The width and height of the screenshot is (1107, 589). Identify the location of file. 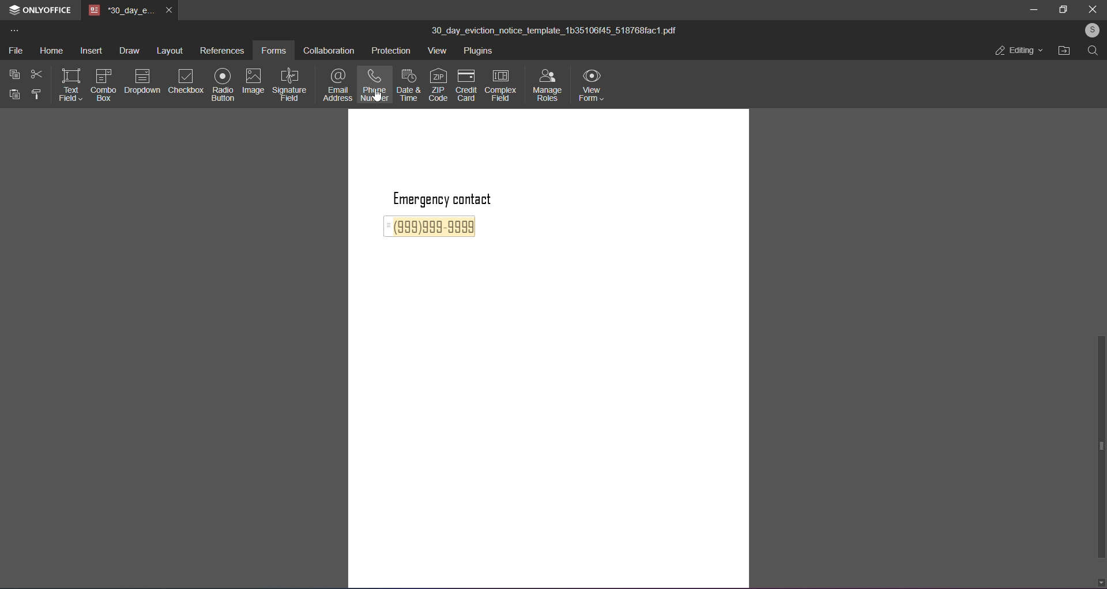
(16, 52).